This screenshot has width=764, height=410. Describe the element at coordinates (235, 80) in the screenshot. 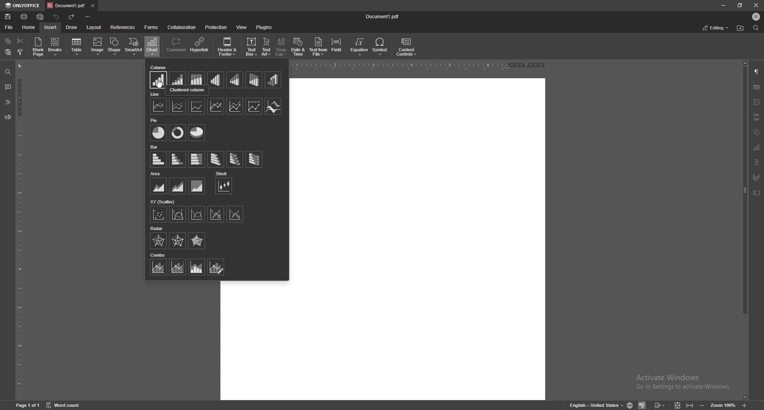

I see `3-D stacked column` at that location.